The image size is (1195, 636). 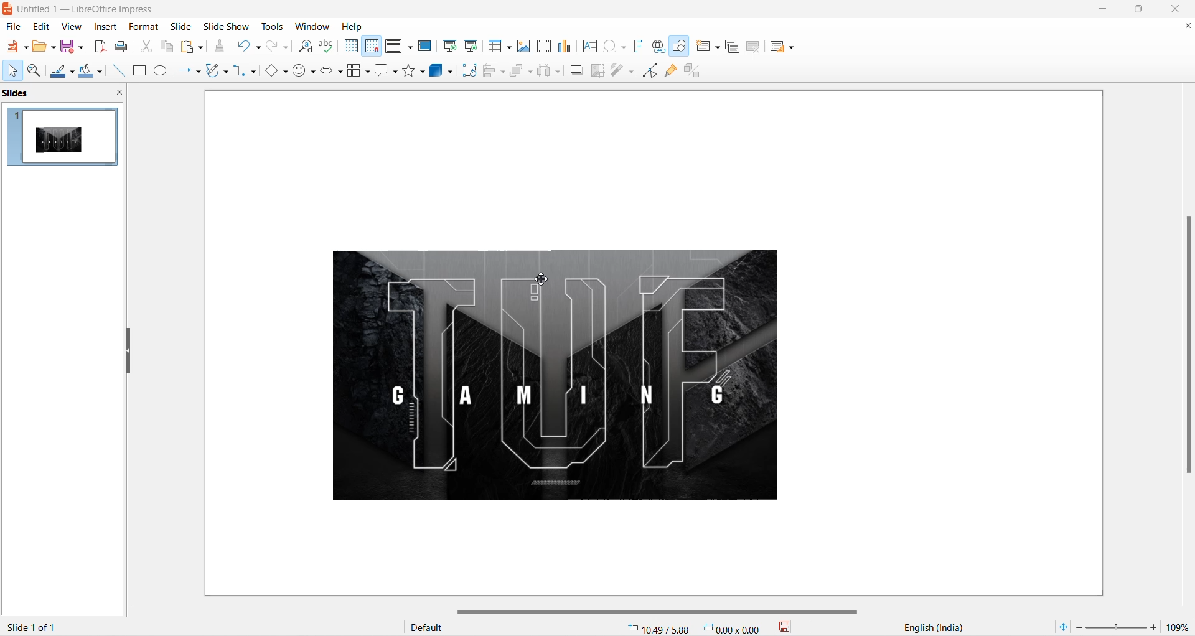 What do you see at coordinates (70, 26) in the screenshot?
I see `view` at bounding box center [70, 26].